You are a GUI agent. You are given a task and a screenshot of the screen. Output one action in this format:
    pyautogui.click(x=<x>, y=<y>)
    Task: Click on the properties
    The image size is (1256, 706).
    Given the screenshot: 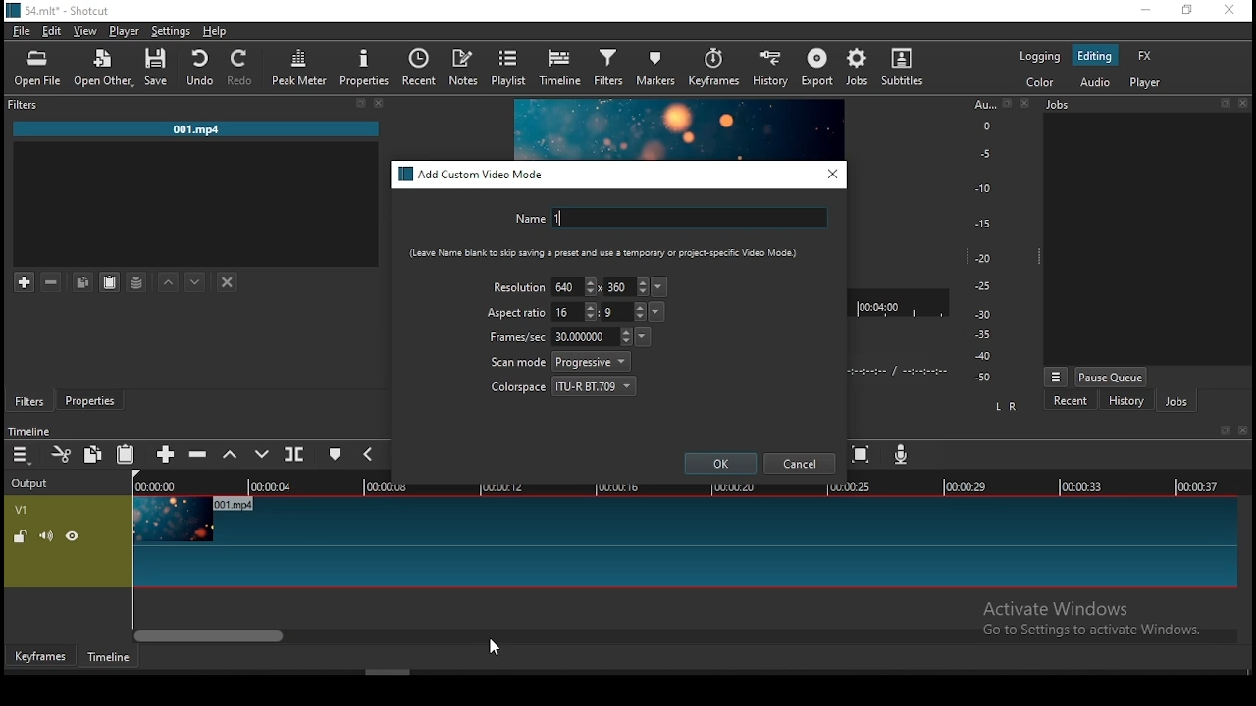 What is the action you would take?
    pyautogui.click(x=366, y=67)
    